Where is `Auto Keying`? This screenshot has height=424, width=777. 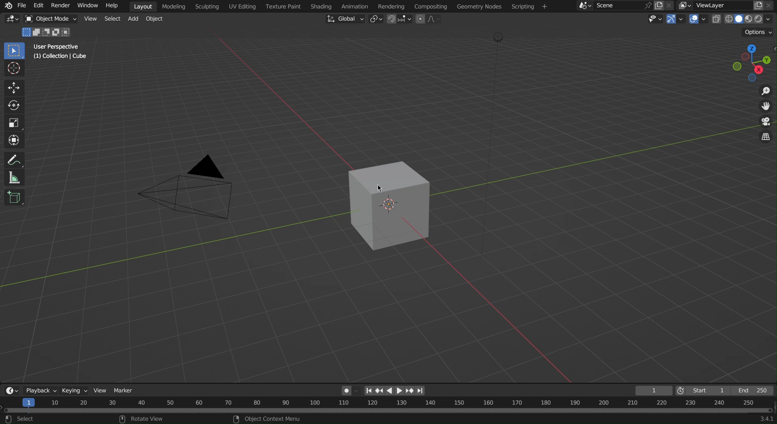
Auto Keying is located at coordinates (346, 389).